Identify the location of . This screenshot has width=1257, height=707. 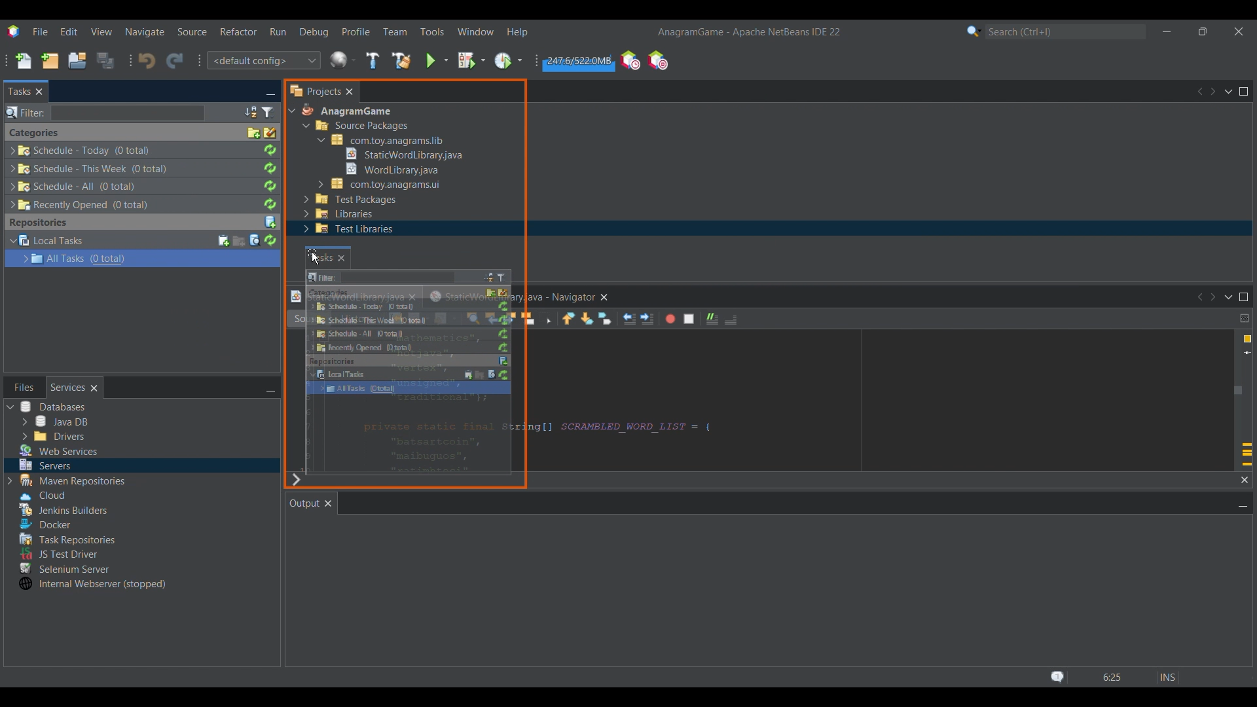
(77, 187).